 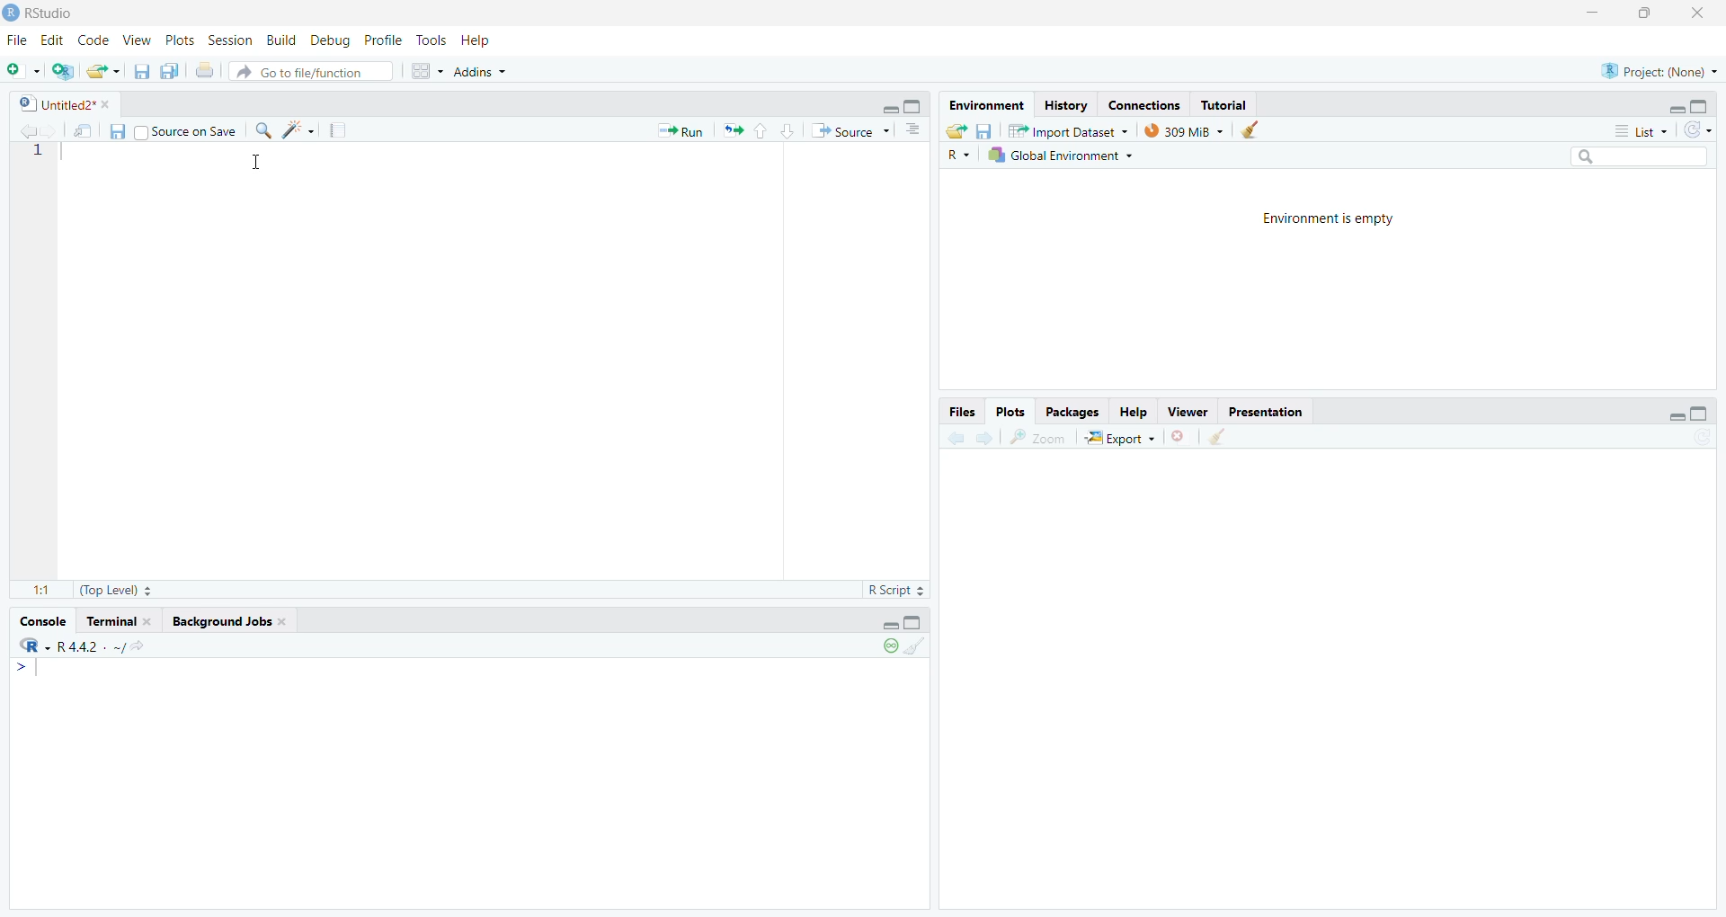 What do you see at coordinates (952, 441) in the screenshot?
I see `back` at bounding box center [952, 441].